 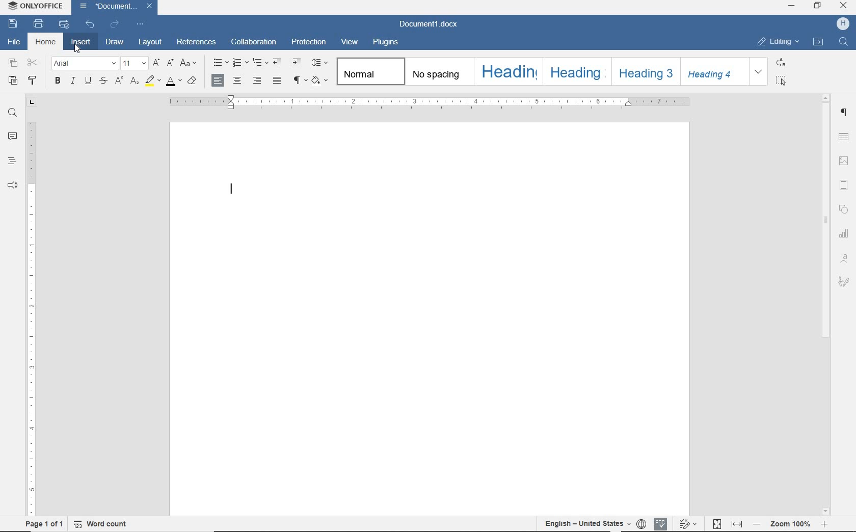 What do you see at coordinates (171, 63) in the screenshot?
I see `decrement font size` at bounding box center [171, 63].